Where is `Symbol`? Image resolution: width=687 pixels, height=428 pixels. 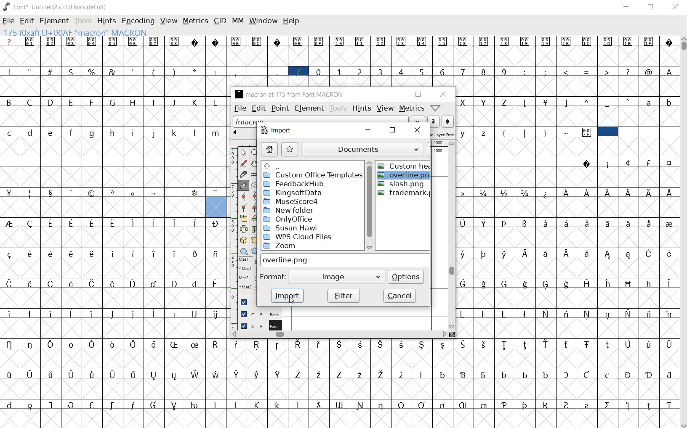 Symbol is located at coordinates (194, 314).